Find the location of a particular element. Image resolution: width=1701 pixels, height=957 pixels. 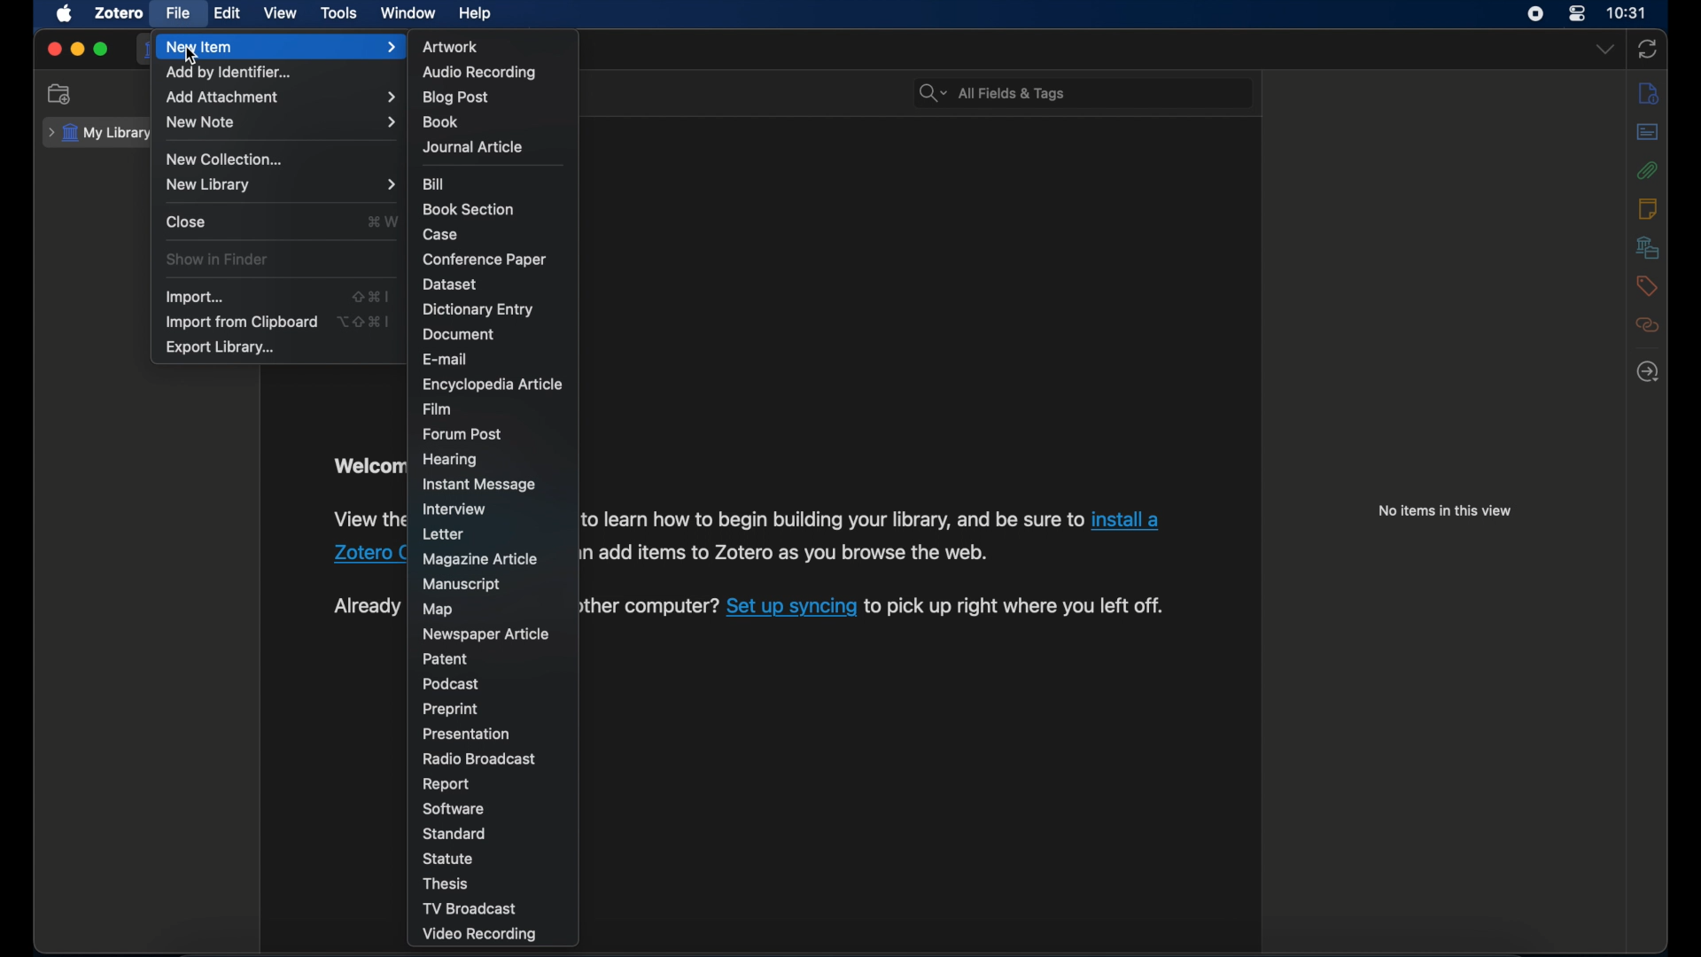

add attachment is located at coordinates (281, 97).